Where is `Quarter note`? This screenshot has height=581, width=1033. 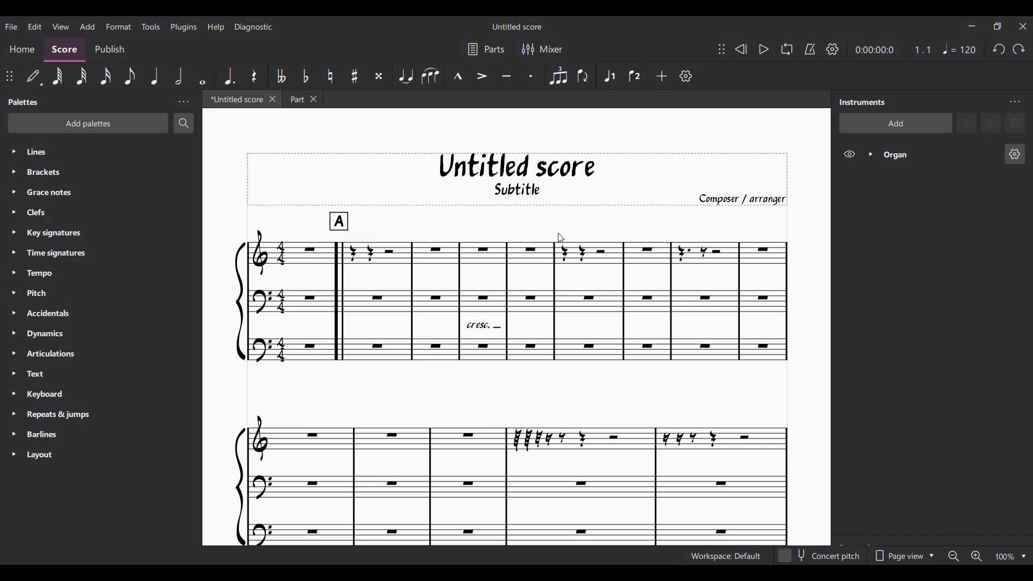
Quarter note is located at coordinates (959, 48).